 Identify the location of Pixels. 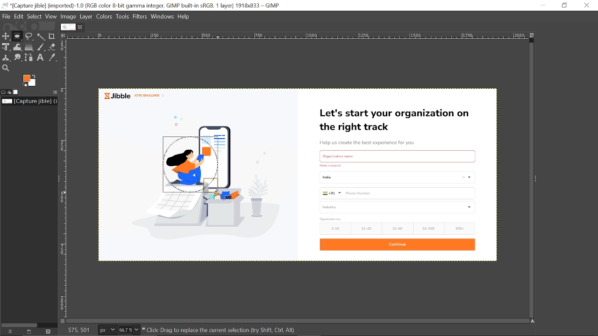
(106, 330).